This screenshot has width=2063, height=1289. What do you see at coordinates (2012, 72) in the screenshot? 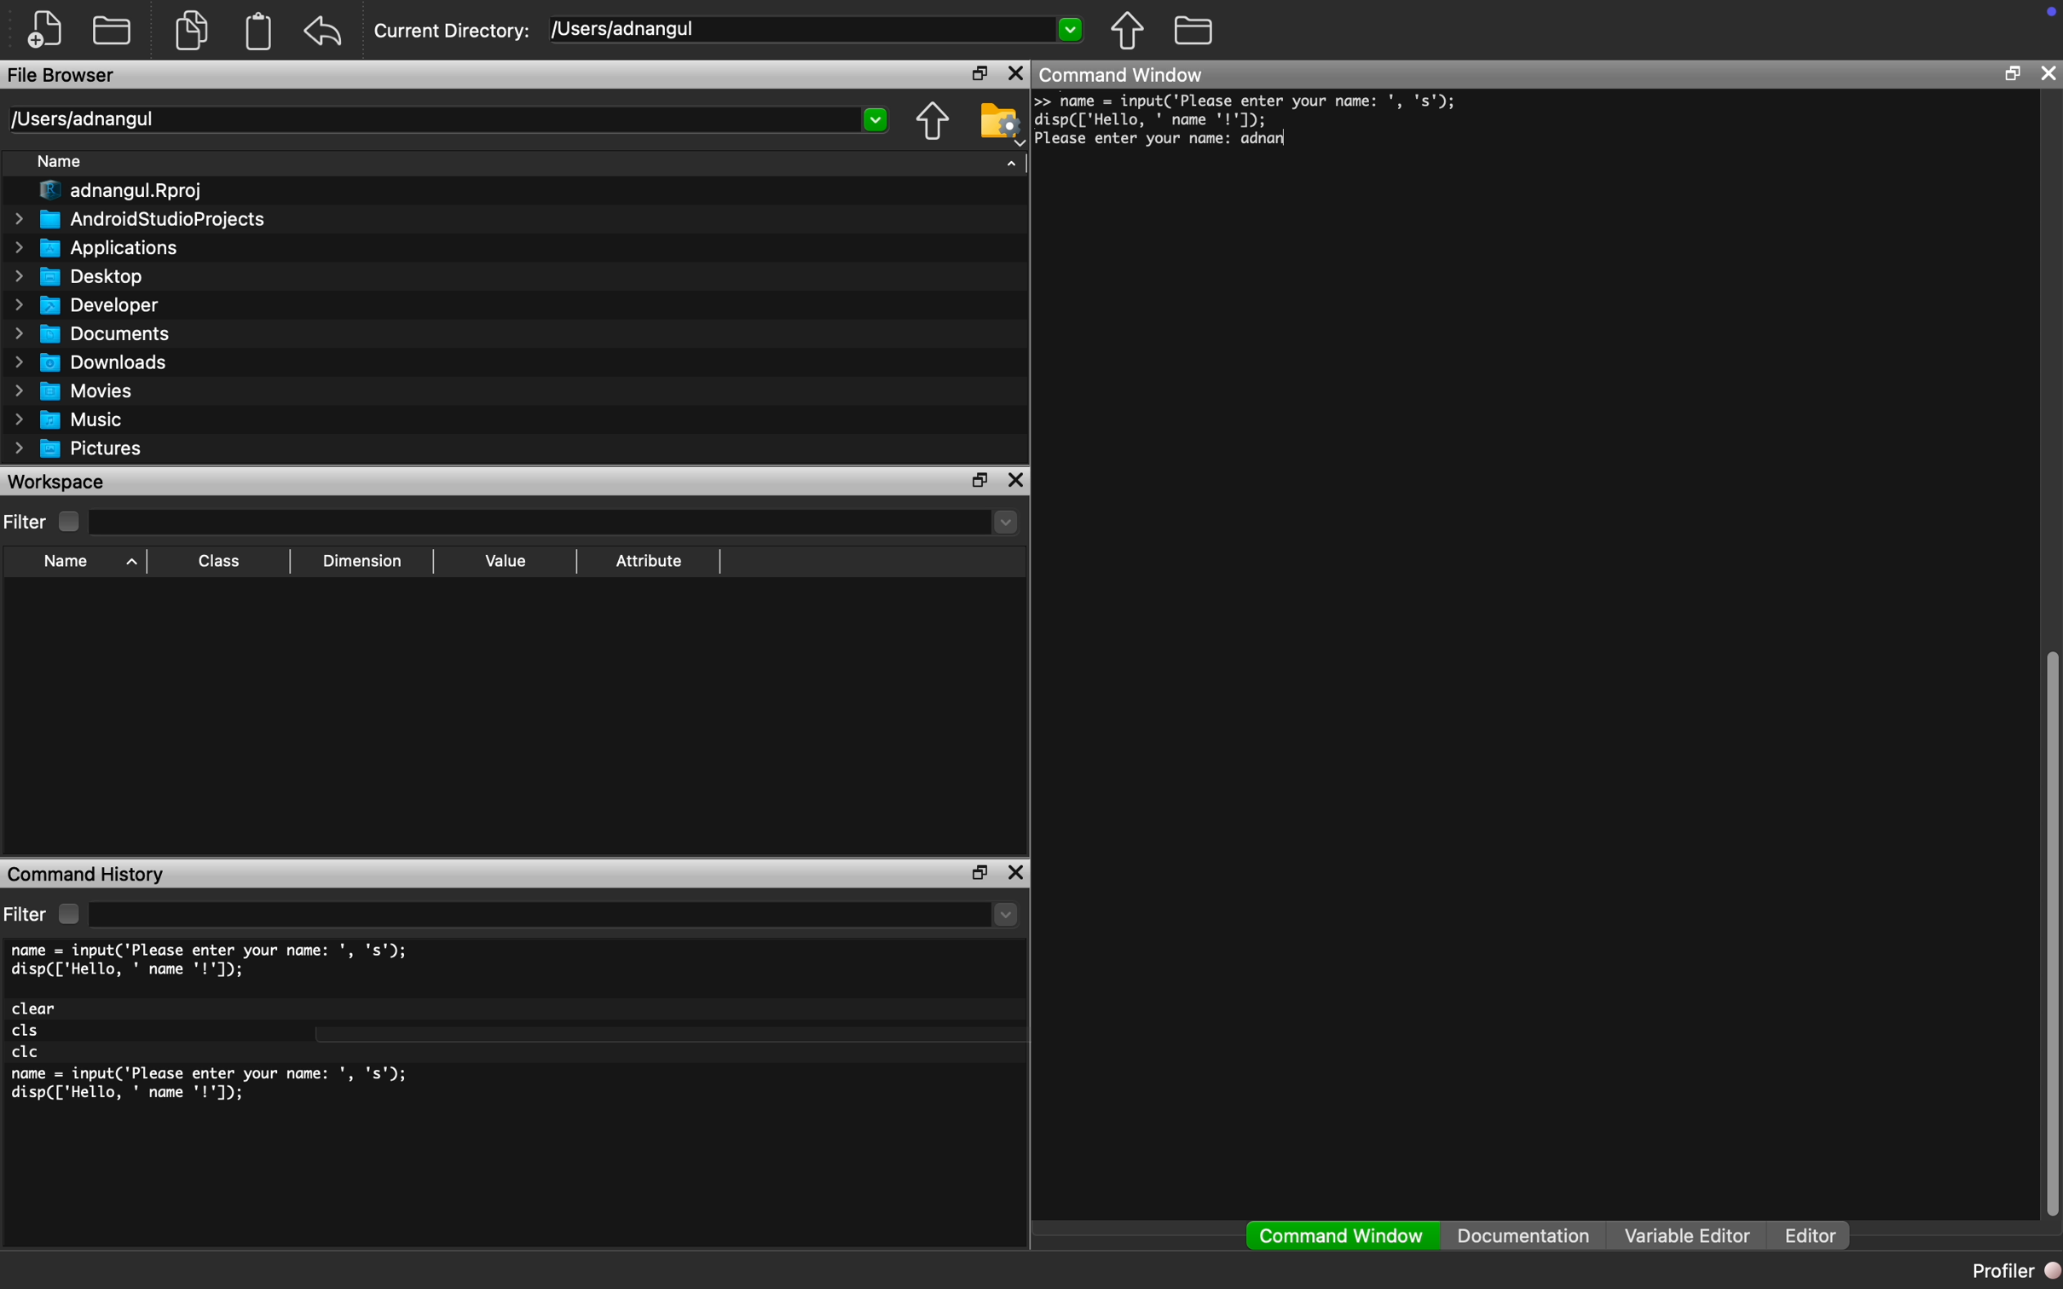
I see `maximize` at bounding box center [2012, 72].